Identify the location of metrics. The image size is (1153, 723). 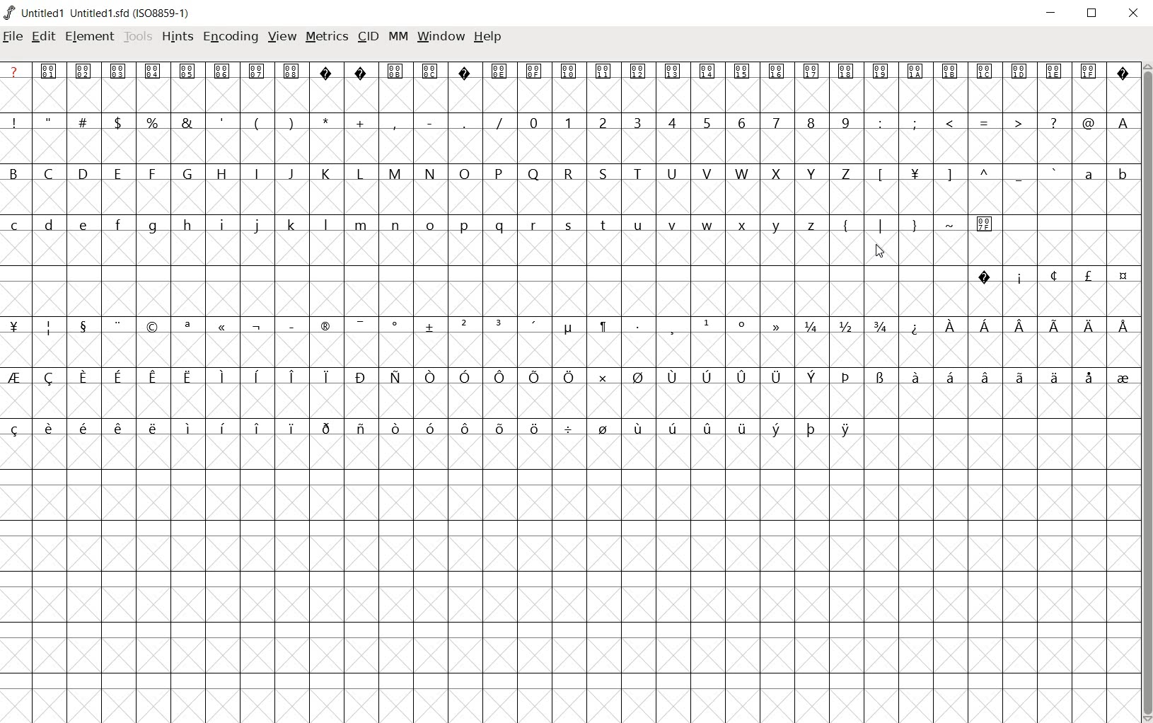
(327, 35).